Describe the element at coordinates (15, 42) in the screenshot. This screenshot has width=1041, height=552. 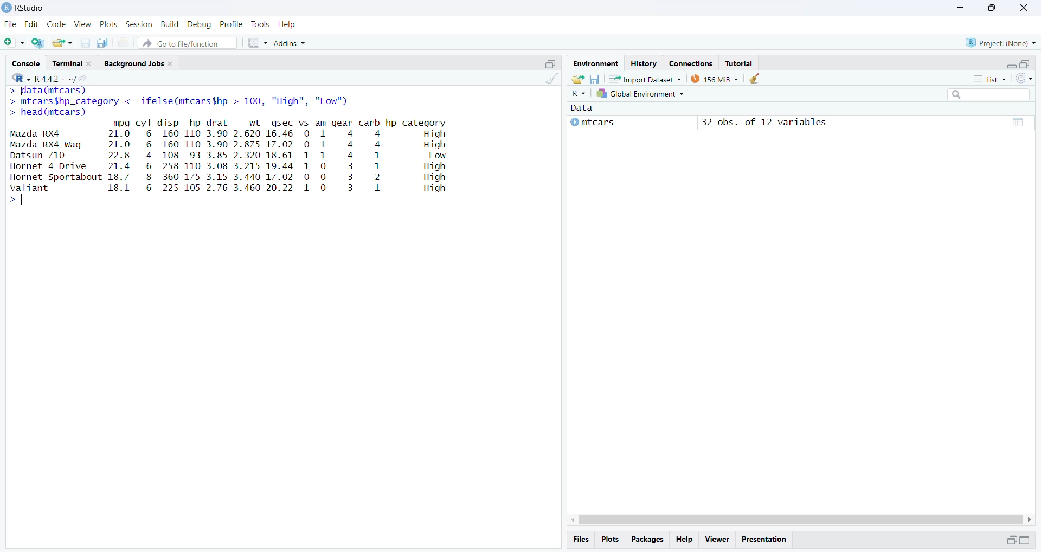
I see `New File` at that location.